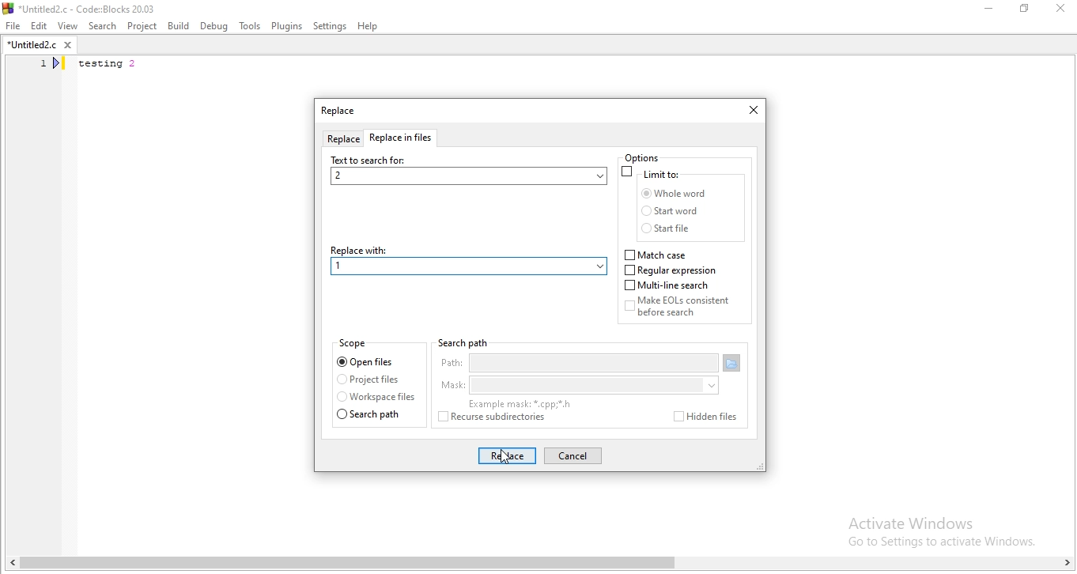  What do you see at coordinates (538, 565) in the screenshot?
I see `scroll bar` at bounding box center [538, 565].